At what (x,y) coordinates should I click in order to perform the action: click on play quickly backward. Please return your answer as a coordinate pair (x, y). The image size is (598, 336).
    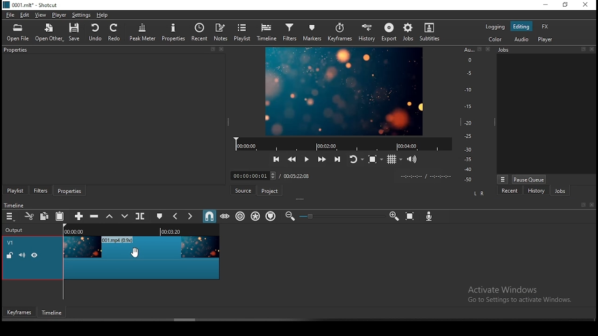
    Looking at the image, I should click on (293, 158).